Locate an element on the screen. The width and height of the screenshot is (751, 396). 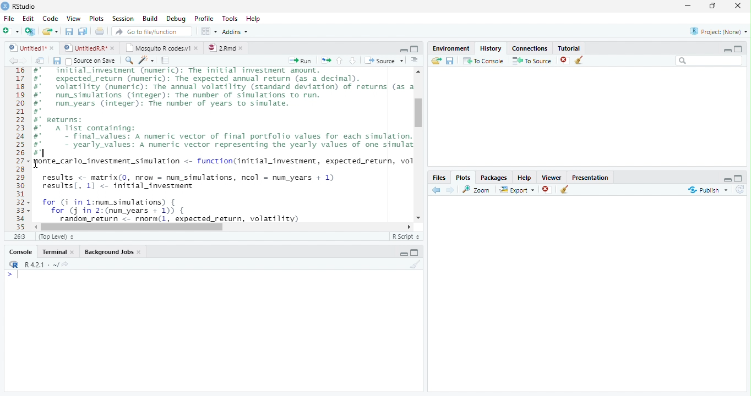
Save current file is located at coordinates (68, 31).